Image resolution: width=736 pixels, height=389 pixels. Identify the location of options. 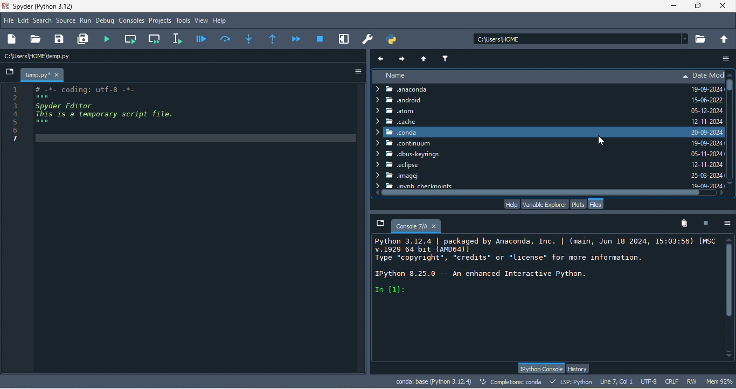
(728, 223).